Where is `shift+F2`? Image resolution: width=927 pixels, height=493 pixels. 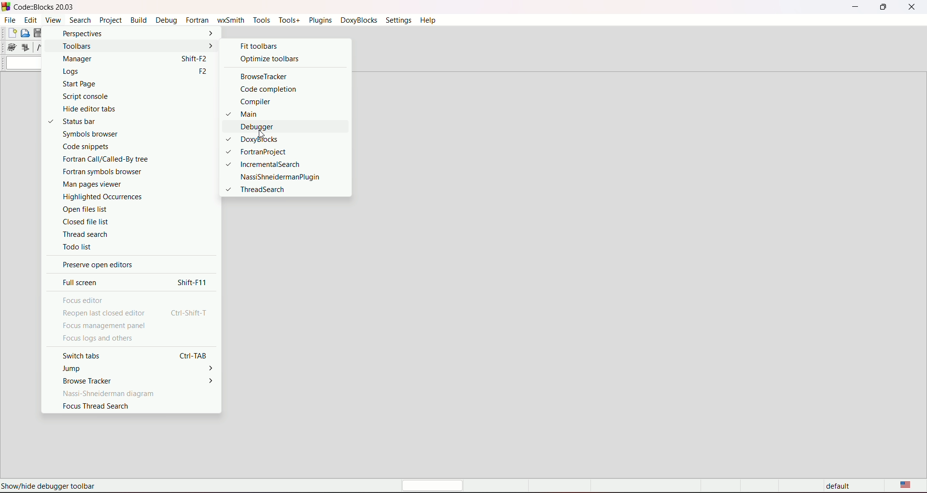 shift+F2 is located at coordinates (195, 58).